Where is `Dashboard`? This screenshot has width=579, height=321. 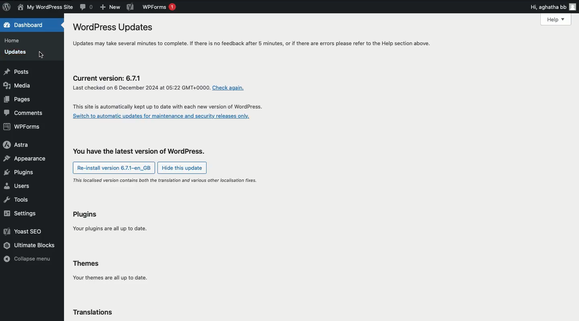 Dashboard is located at coordinates (25, 25).